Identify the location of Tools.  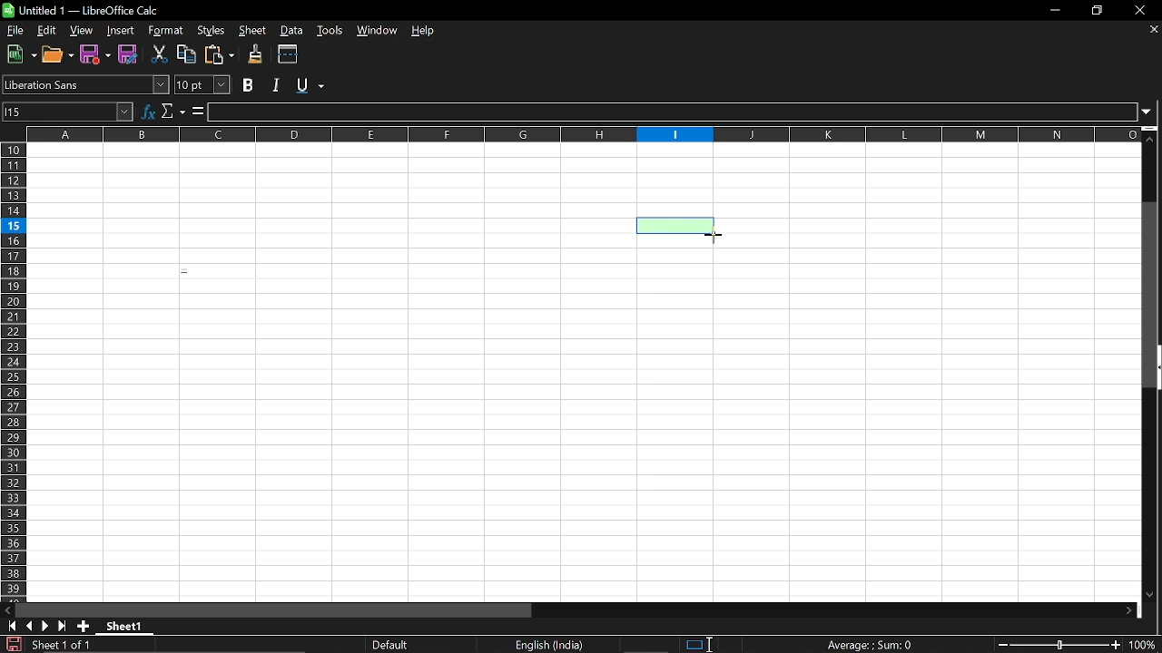
(332, 32).